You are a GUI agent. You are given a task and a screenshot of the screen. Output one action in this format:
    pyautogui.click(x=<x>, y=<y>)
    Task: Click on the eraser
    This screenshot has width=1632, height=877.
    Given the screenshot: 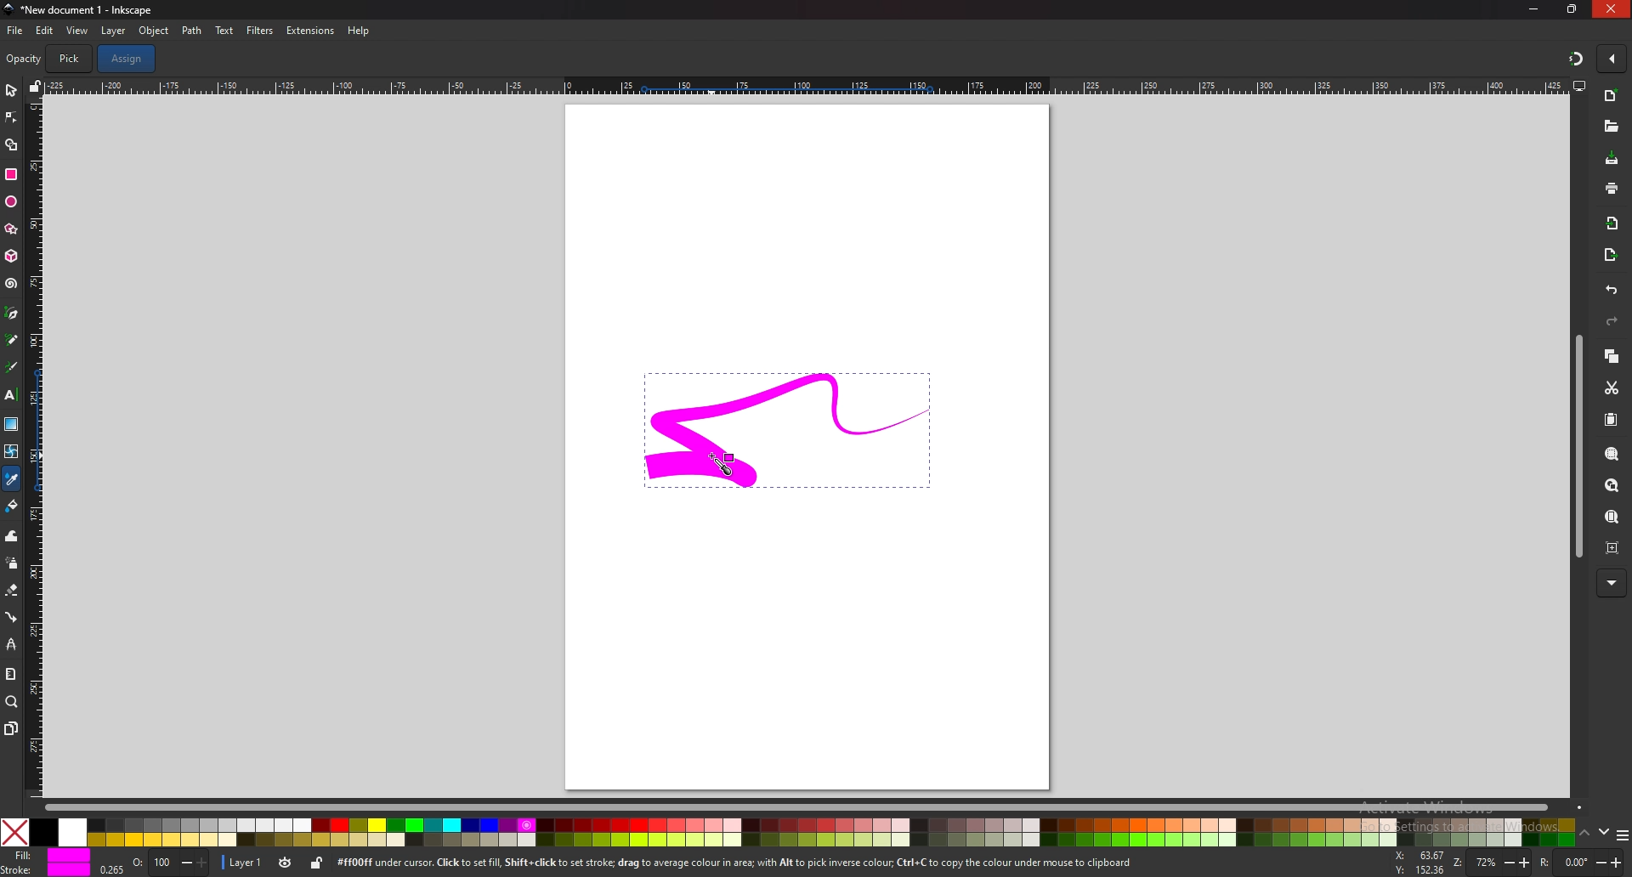 What is the action you would take?
    pyautogui.click(x=12, y=591)
    